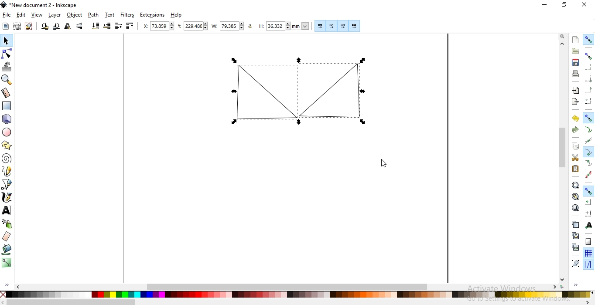 This screenshot has width=595, height=305. Describe the element at coordinates (159, 26) in the screenshot. I see `horizontal coordinate of selection` at that location.